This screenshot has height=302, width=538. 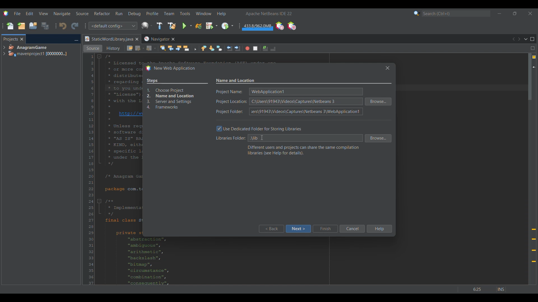 What do you see at coordinates (532, 48) in the screenshot?
I see `Split window horizontally or vertically` at bounding box center [532, 48].